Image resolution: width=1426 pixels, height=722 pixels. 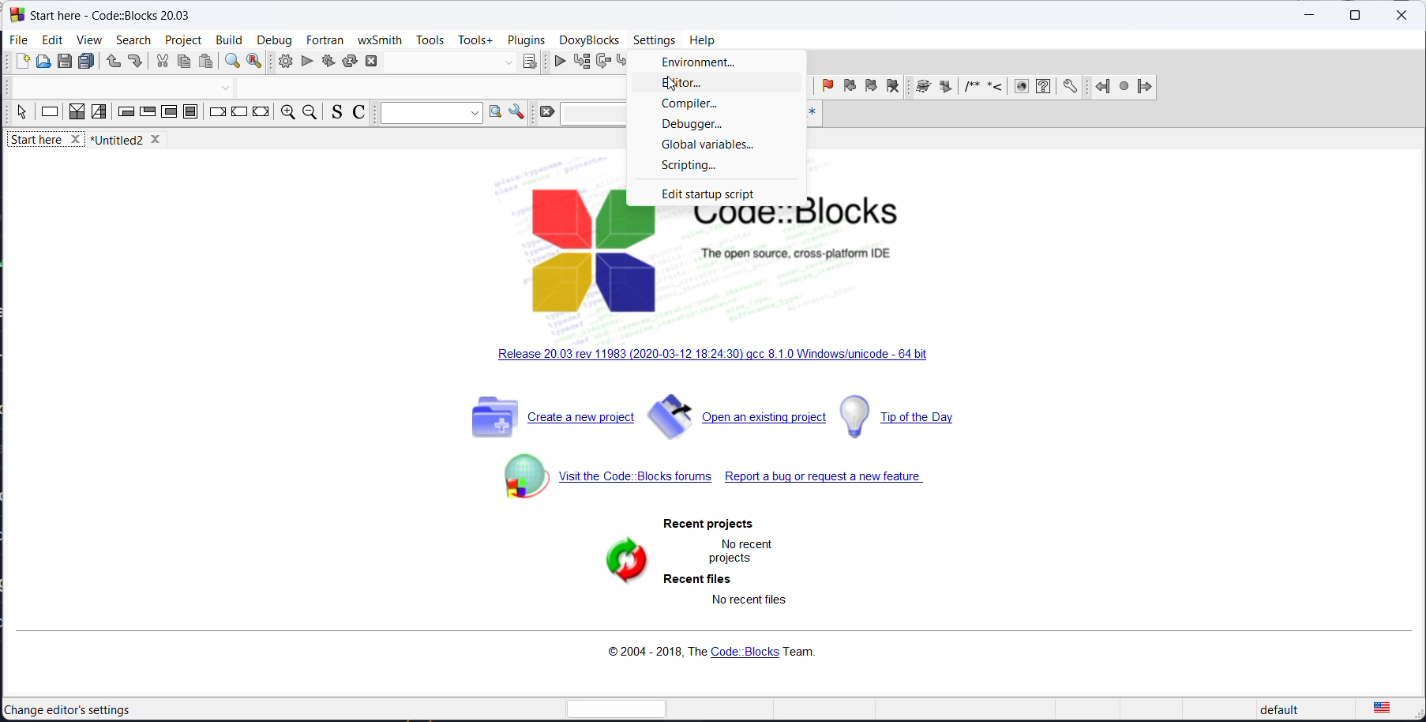 What do you see at coordinates (709, 85) in the screenshot?
I see `editor` at bounding box center [709, 85].